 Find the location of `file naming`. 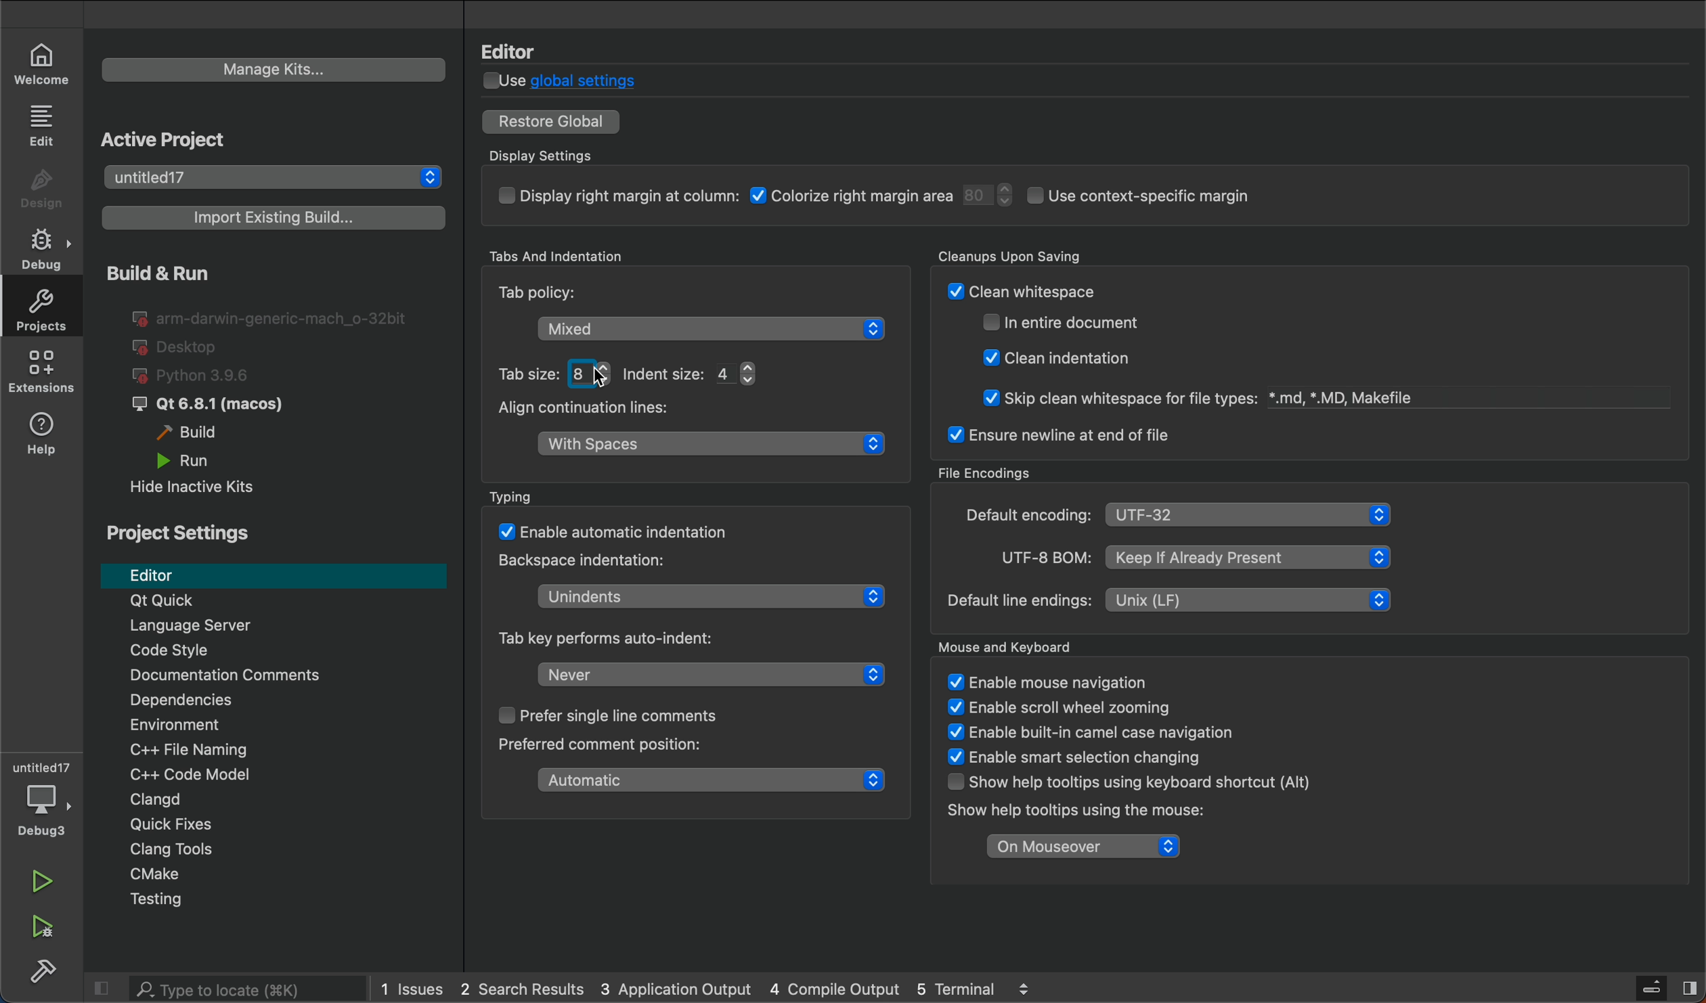

file naming is located at coordinates (292, 751).